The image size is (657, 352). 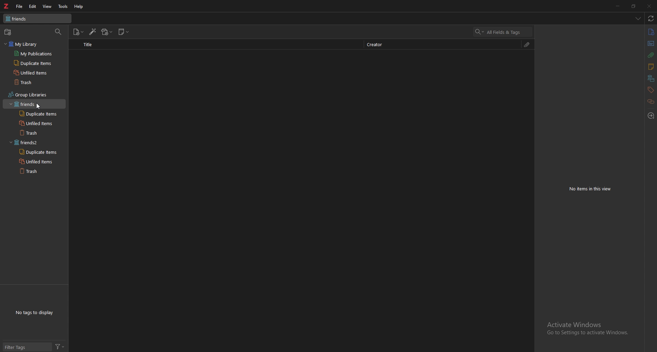 I want to click on trash, so click(x=40, y=132).